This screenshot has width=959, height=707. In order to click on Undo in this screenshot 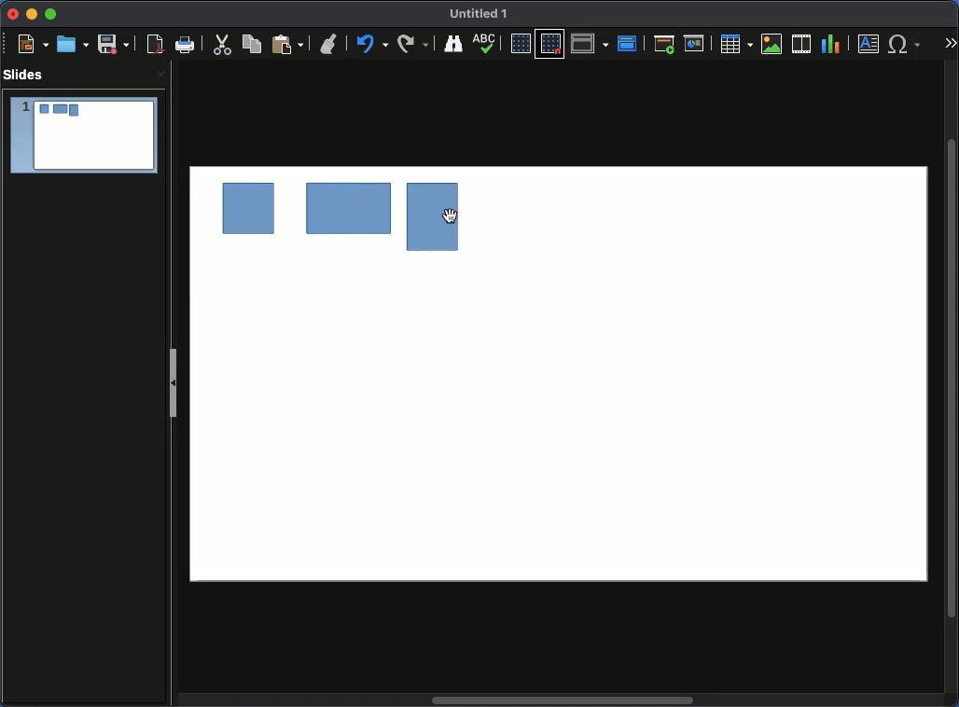, I will do `click(328, 40)`.